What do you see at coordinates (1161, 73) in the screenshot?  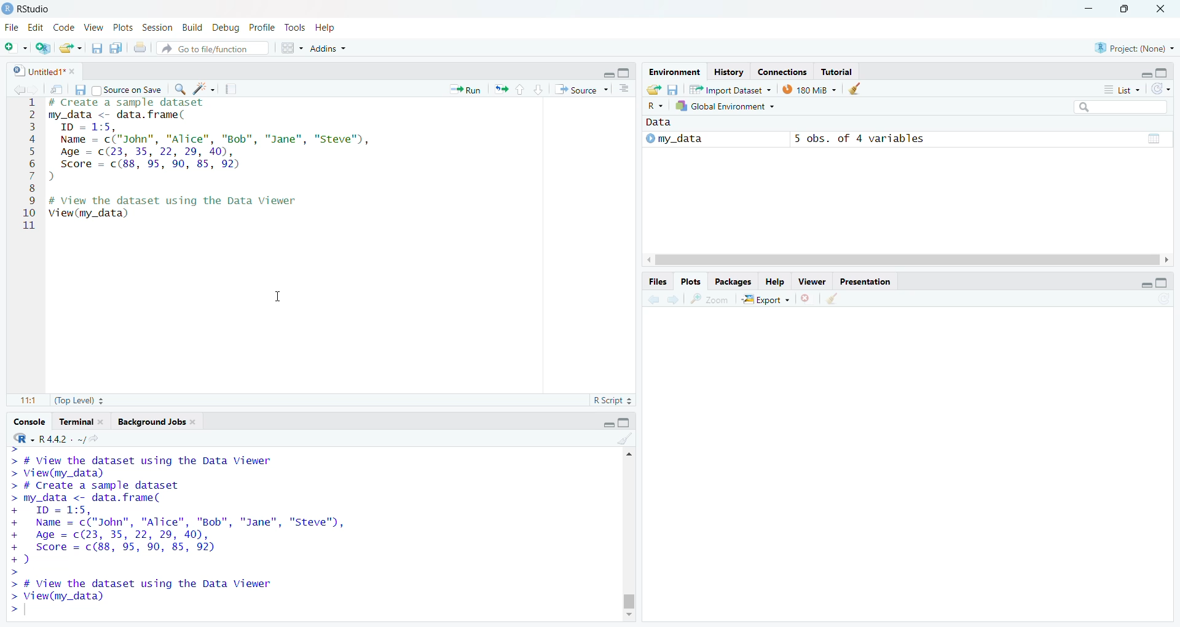 I see `Maximize` at bounding box center [1161, 73].